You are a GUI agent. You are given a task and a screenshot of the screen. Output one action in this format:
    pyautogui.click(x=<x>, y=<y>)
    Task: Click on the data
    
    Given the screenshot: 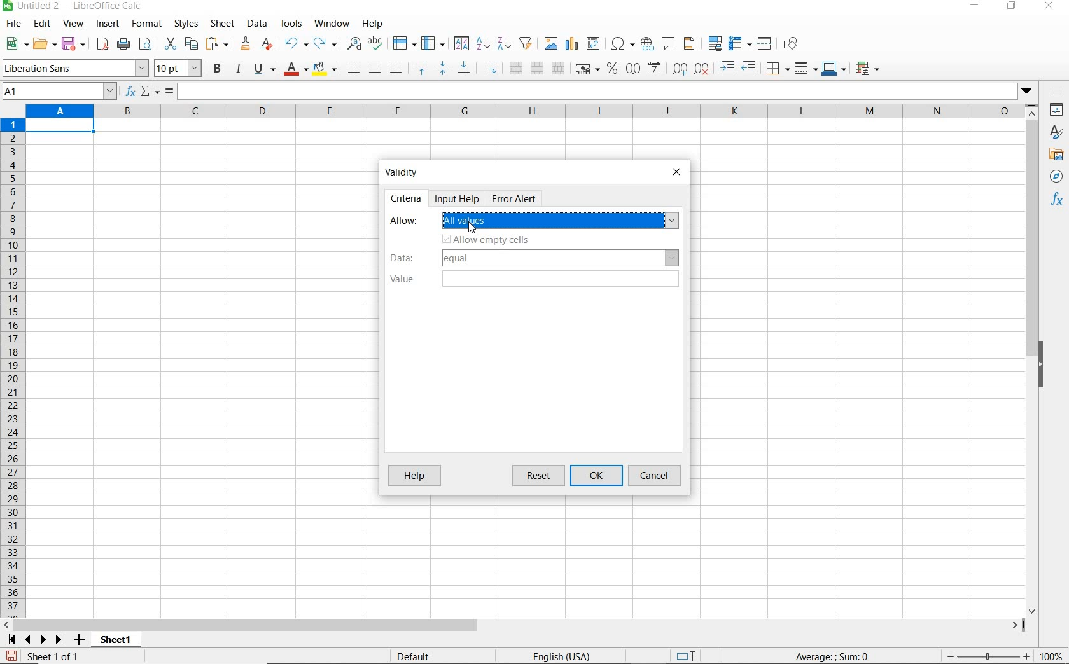 What is the action you would take?
    pyautogui.click(x=256, y=23)
    